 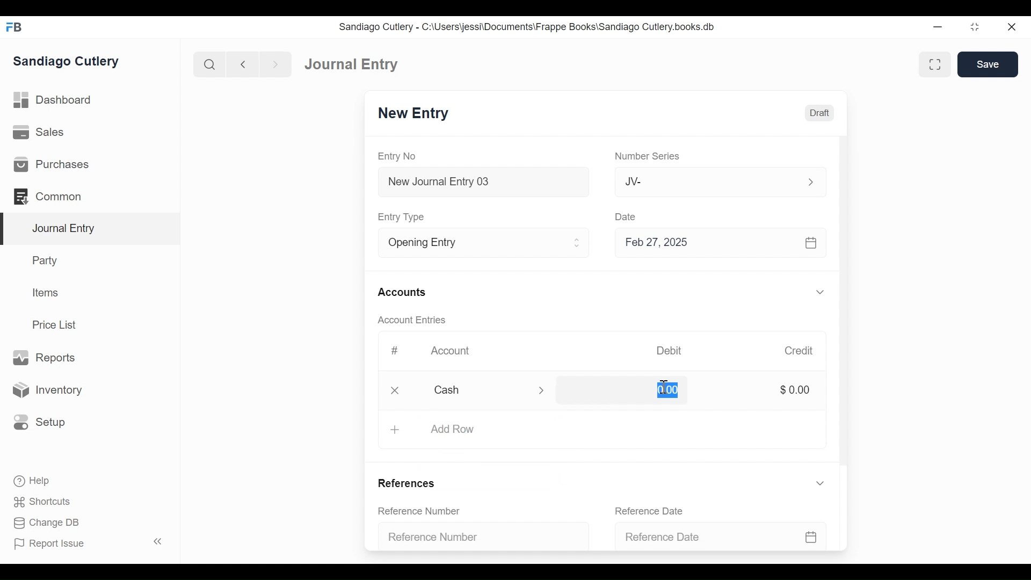 I want to click on Reference Date, so click(x=722, y=535).